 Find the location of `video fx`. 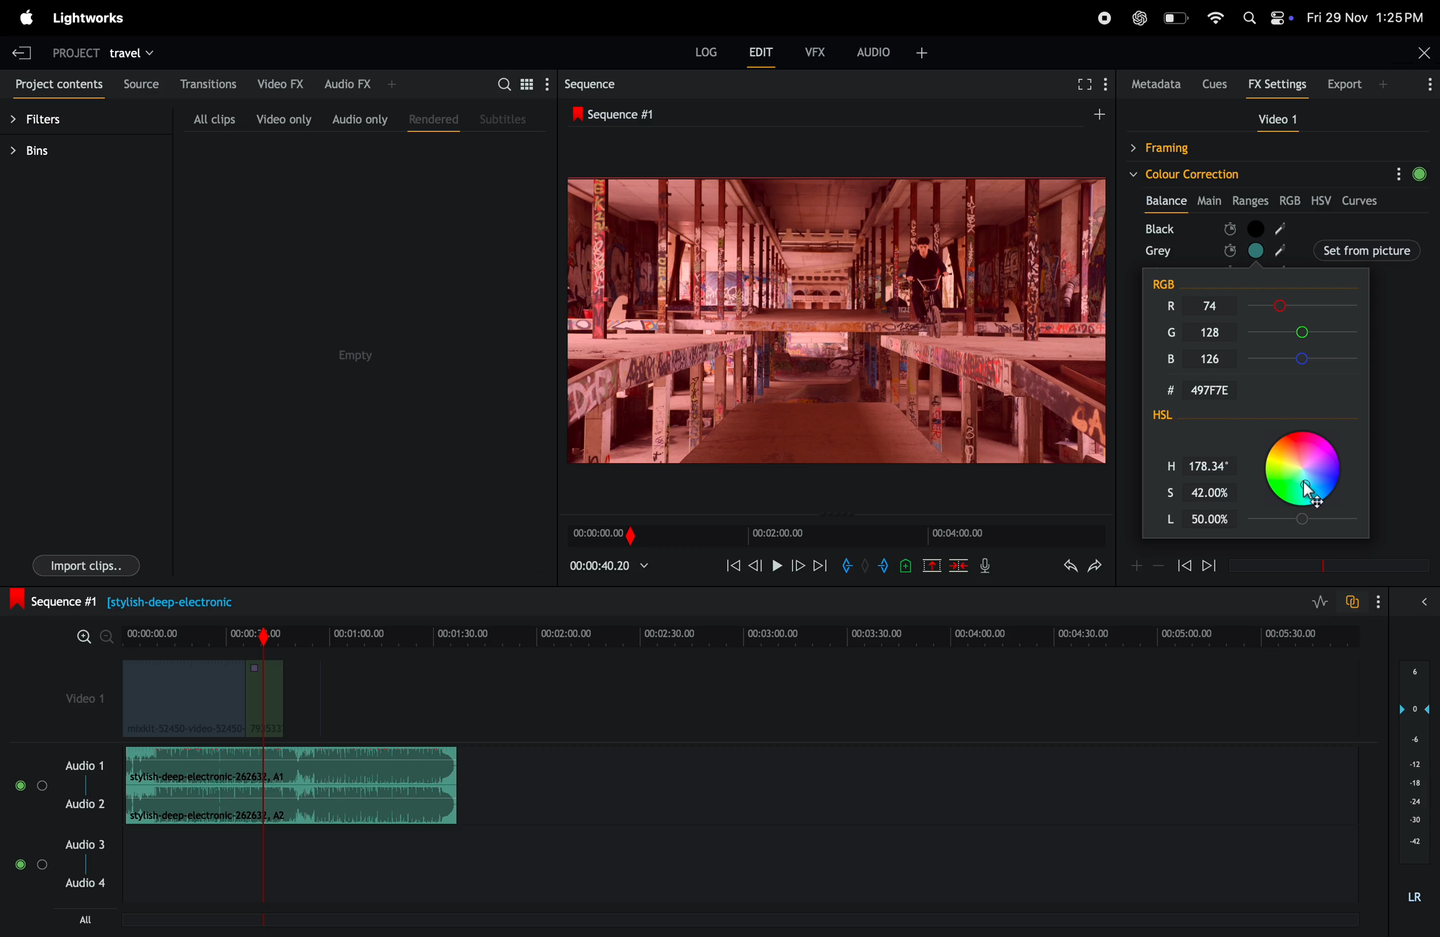

video fx is located at coordinates (280, 84).